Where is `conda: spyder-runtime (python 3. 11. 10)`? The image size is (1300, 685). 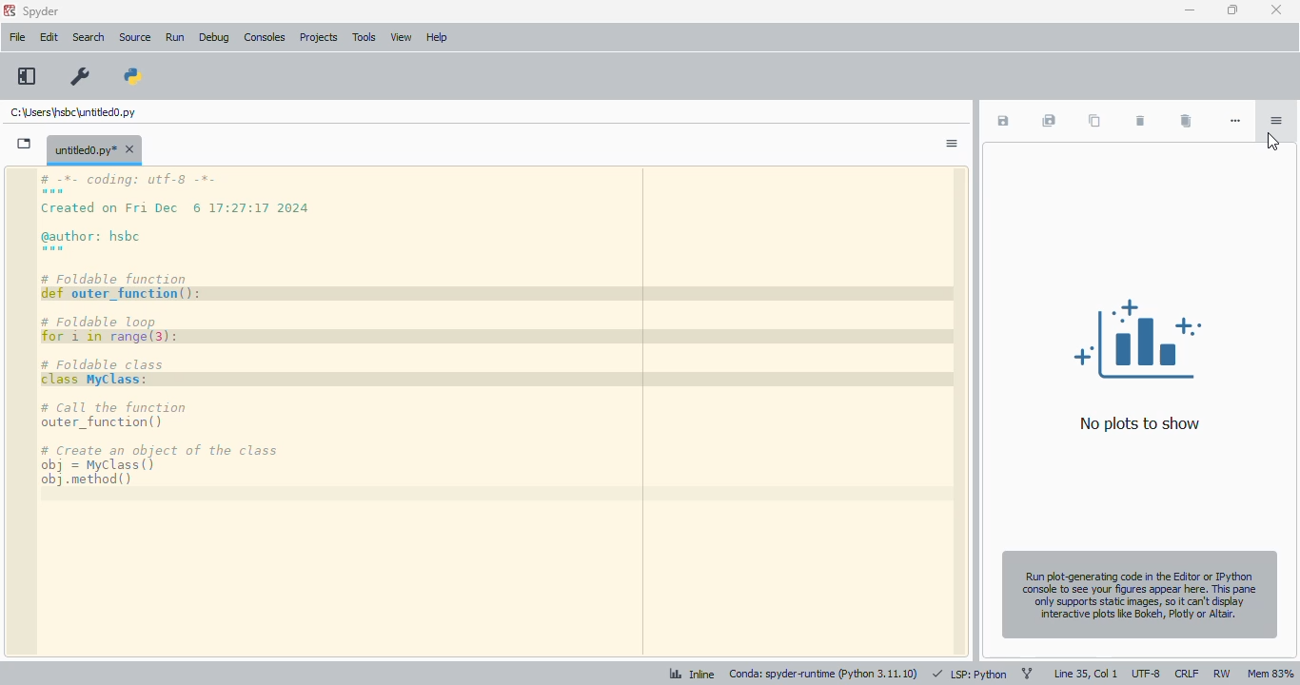
conda: spyder-runtime (python 3. 11. 10) is located at coordinates (824, 674).